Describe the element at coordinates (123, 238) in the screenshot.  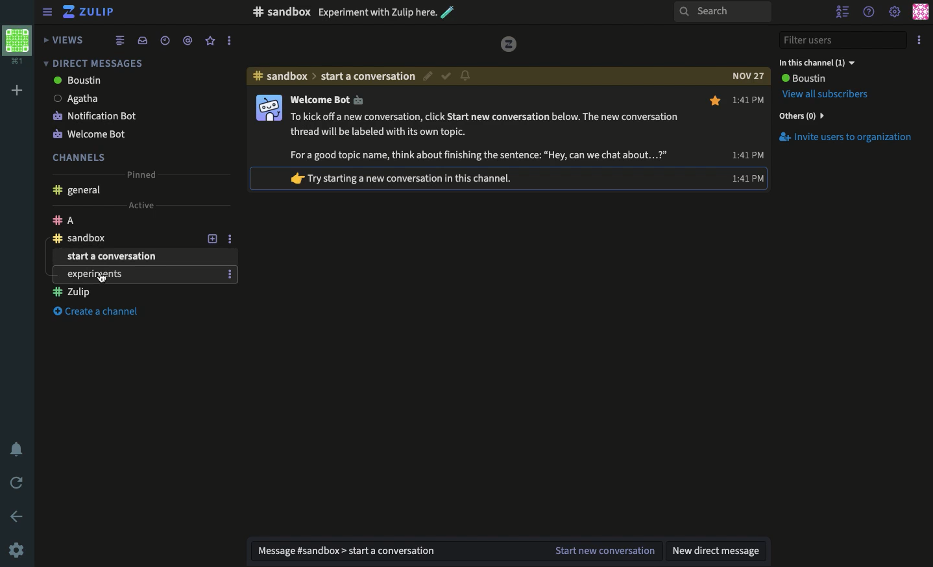
I see `Chanel sandbox` at that location.